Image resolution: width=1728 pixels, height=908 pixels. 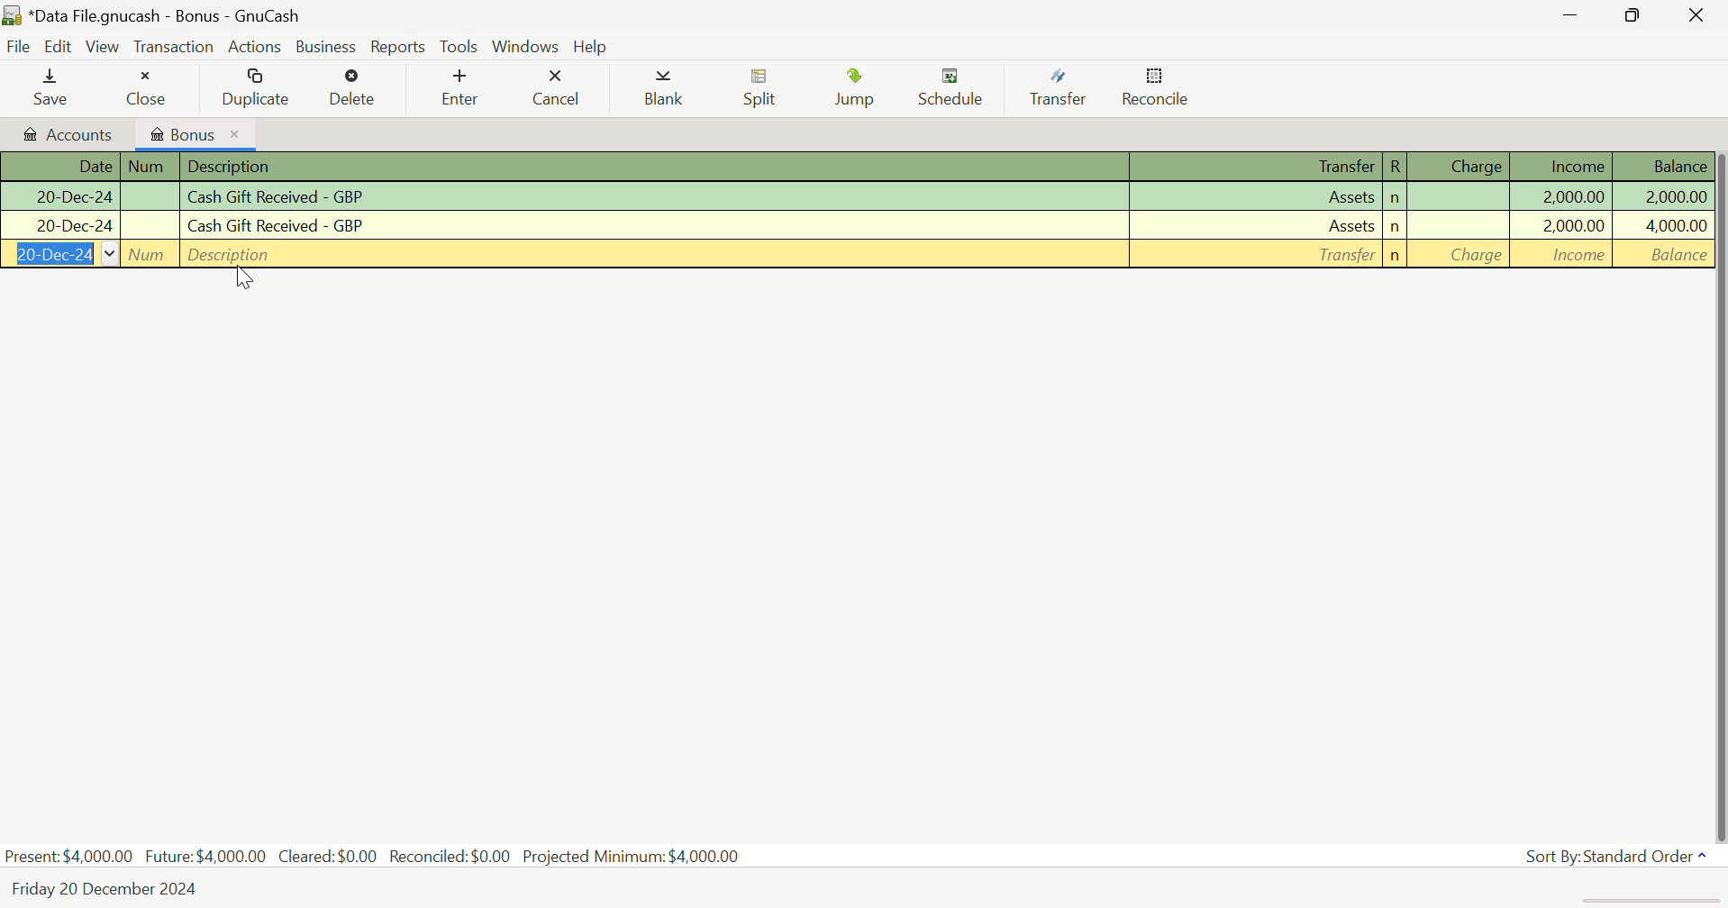 What do you see at coordinates (1395, 167) in the screenshot?
I see `R` at bounding box center [1395, 167].